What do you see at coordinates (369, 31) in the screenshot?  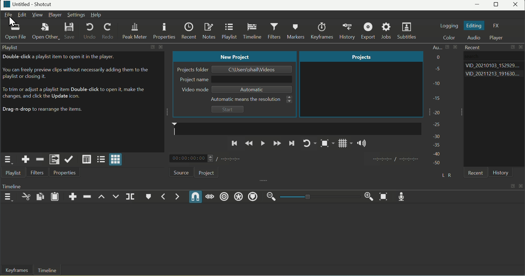 I see `Export` at bounding box center [369, 31].